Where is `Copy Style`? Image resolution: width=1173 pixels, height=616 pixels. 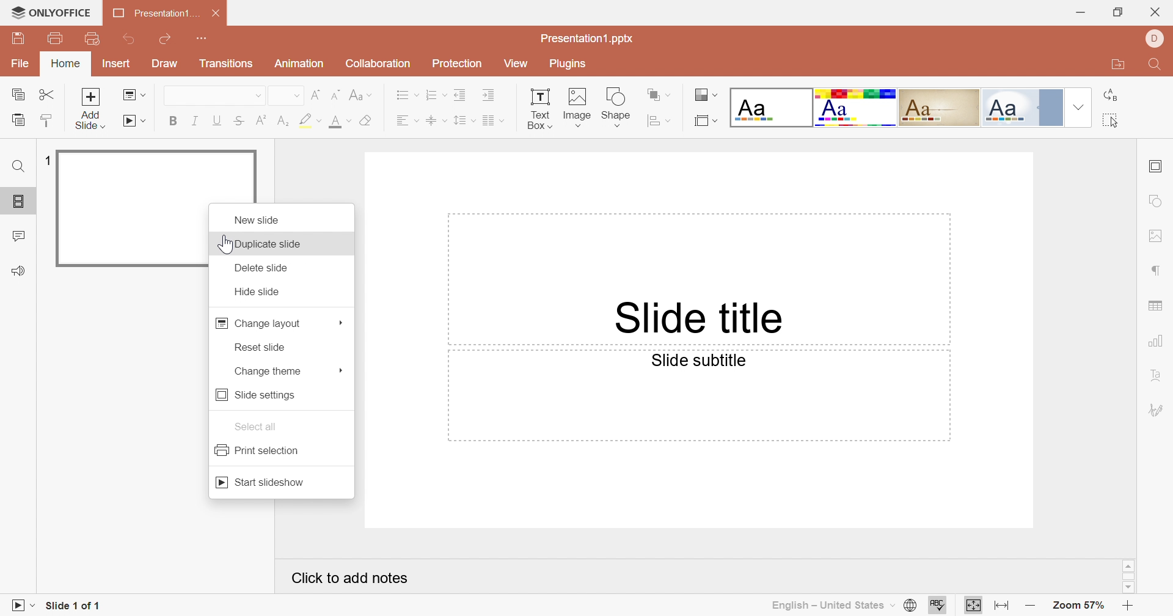 Copy Style is located at coordinates (47, 119).